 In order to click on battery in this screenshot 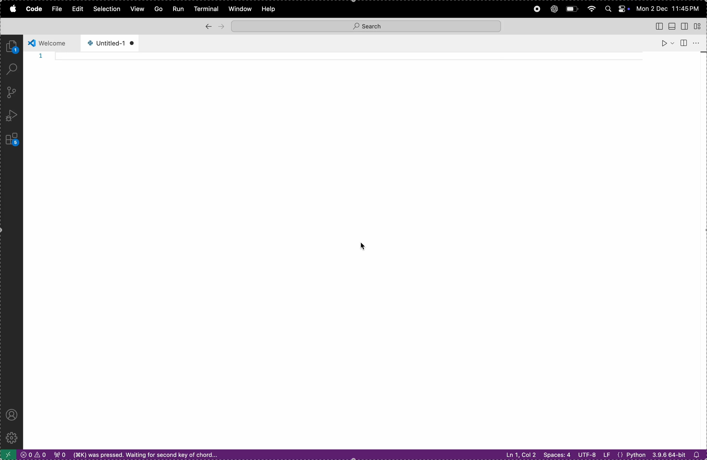, I will do `click(572, 10)`.